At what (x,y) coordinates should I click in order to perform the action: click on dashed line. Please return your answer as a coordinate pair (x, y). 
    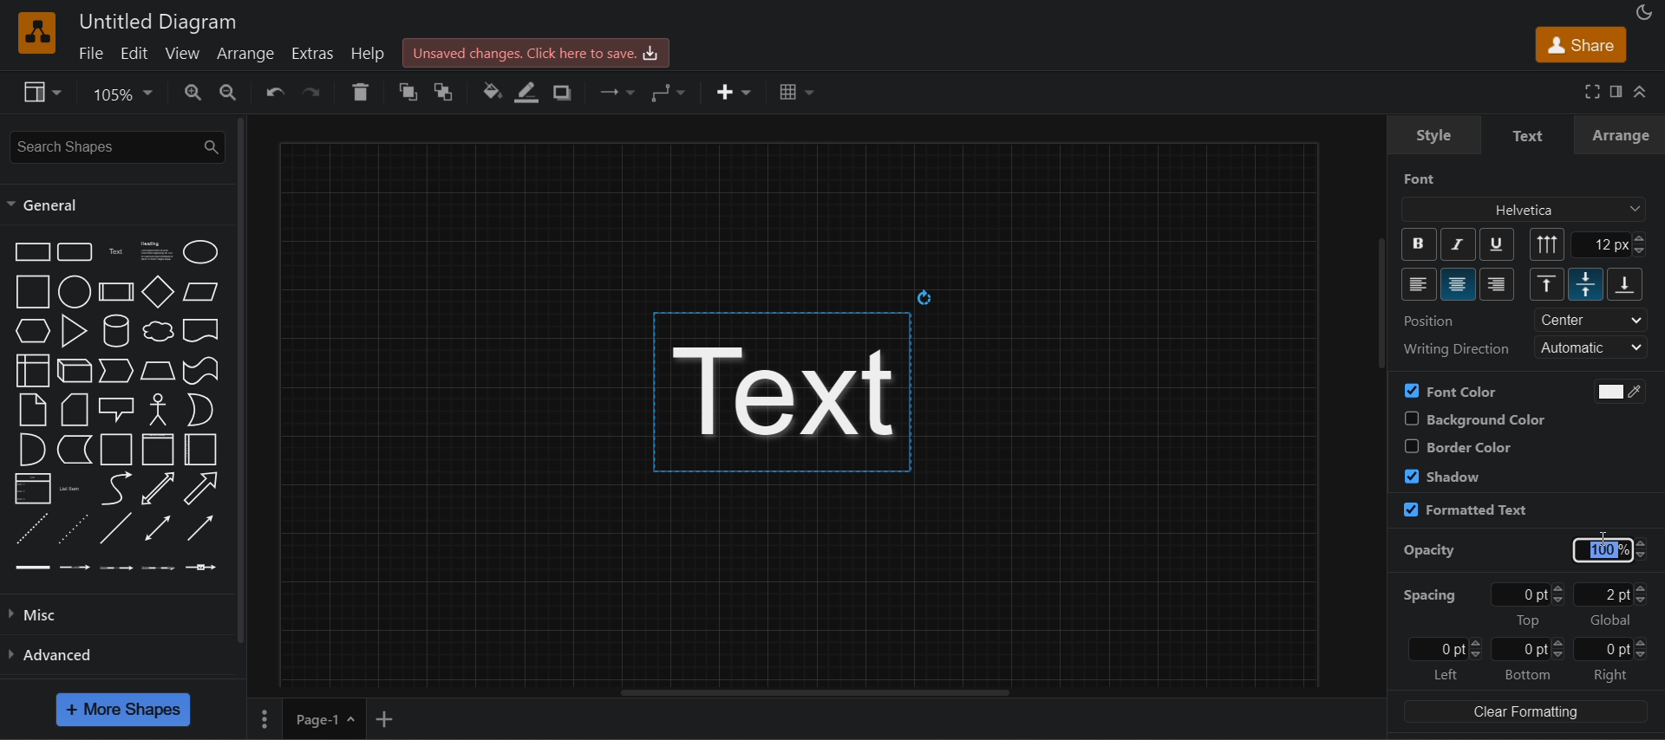
    Looking at the image, I should click on (33, 529).